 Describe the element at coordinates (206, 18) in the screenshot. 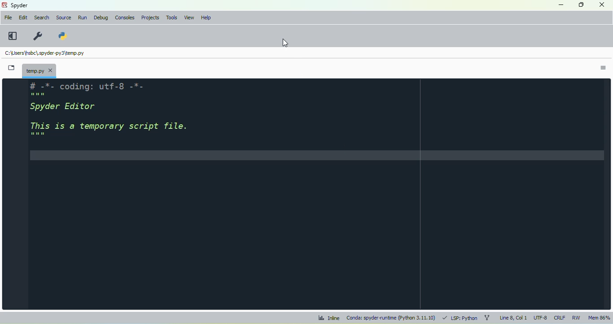

I see `help` at that location.